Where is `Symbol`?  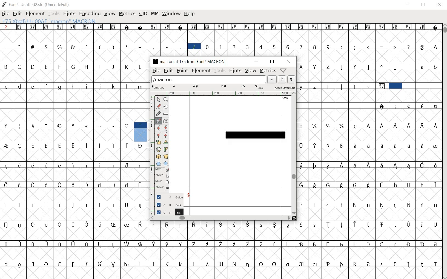 Symbol is located at coordinates (328, 263).